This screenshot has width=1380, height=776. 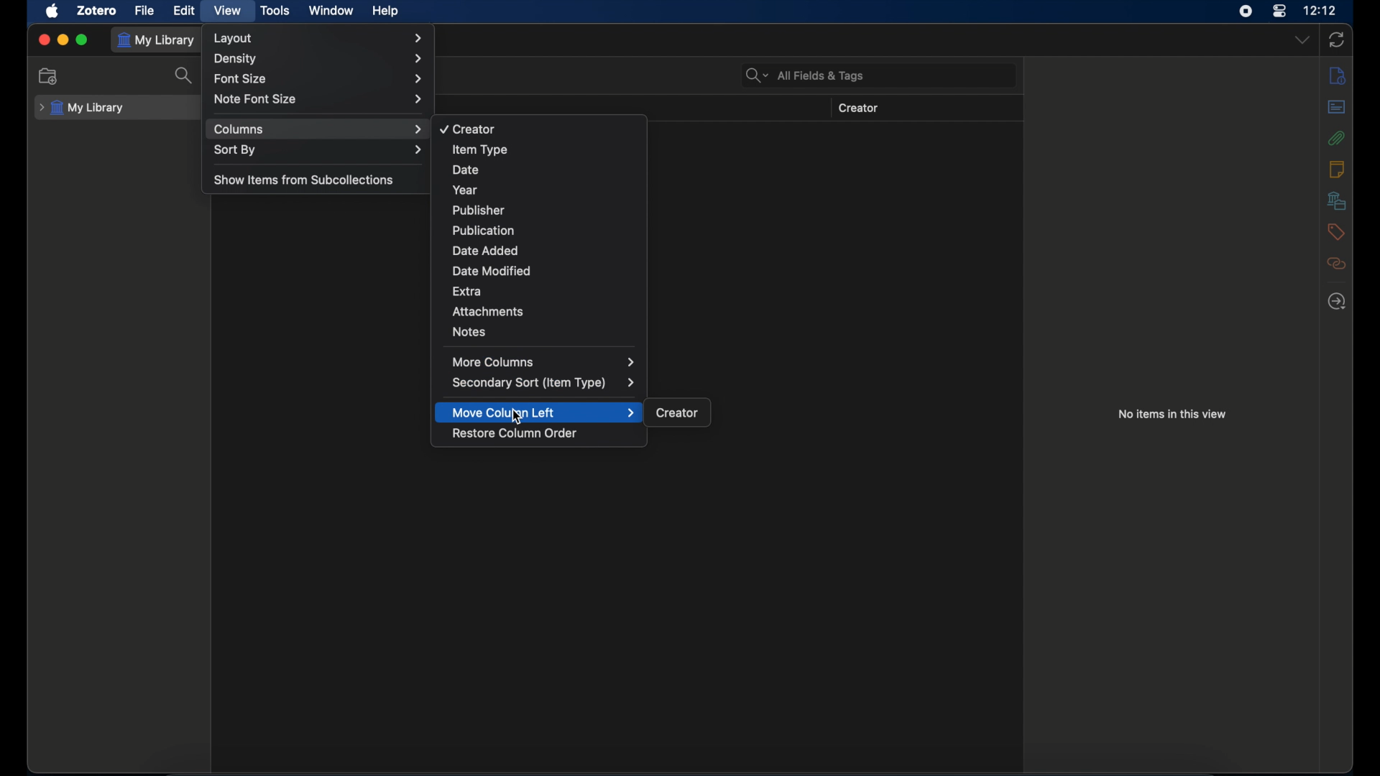 What do you see at coordinates (385, 11) in the screenshot?
I see `help` at bounding box center [385, 11].